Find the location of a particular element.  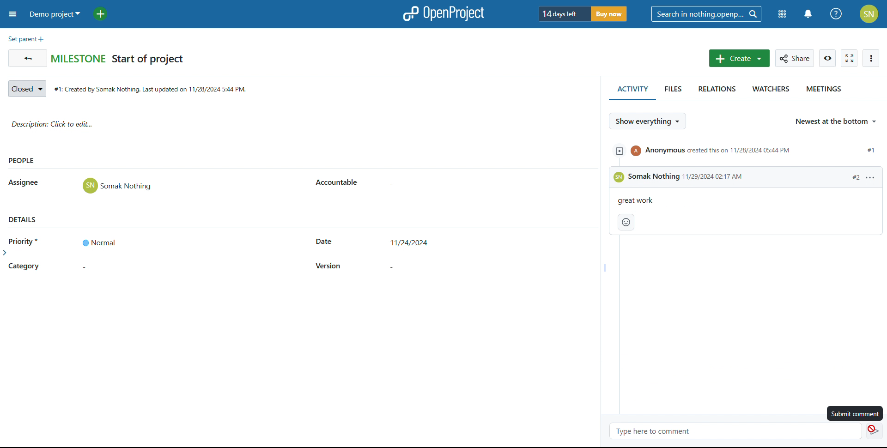

select sorting is located at coordinates (836, 122).